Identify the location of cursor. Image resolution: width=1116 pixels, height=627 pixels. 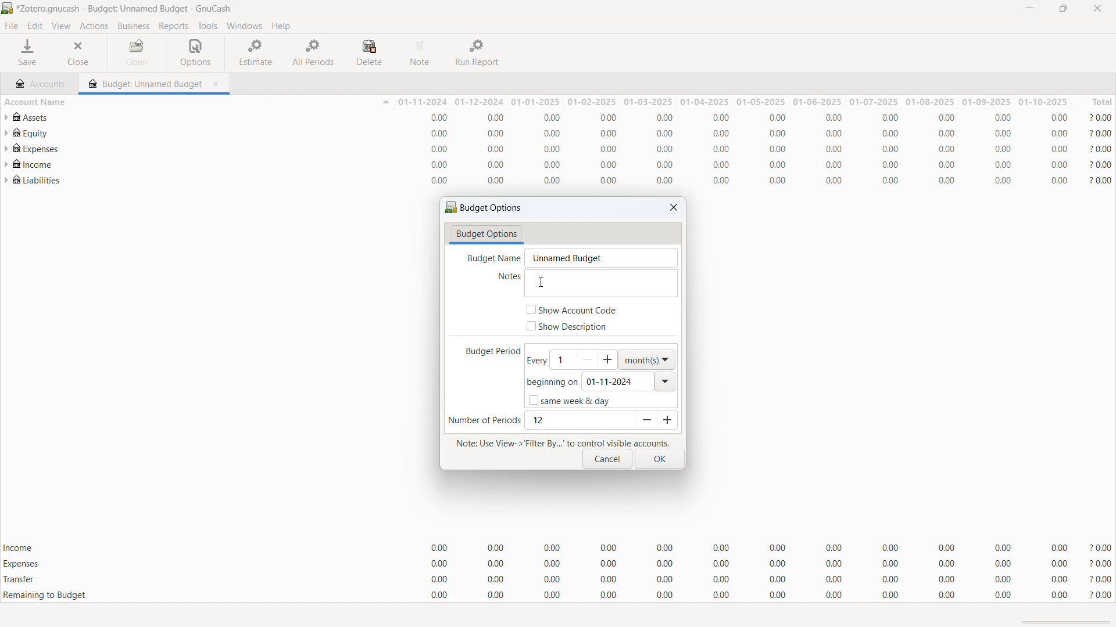
(540, 283).